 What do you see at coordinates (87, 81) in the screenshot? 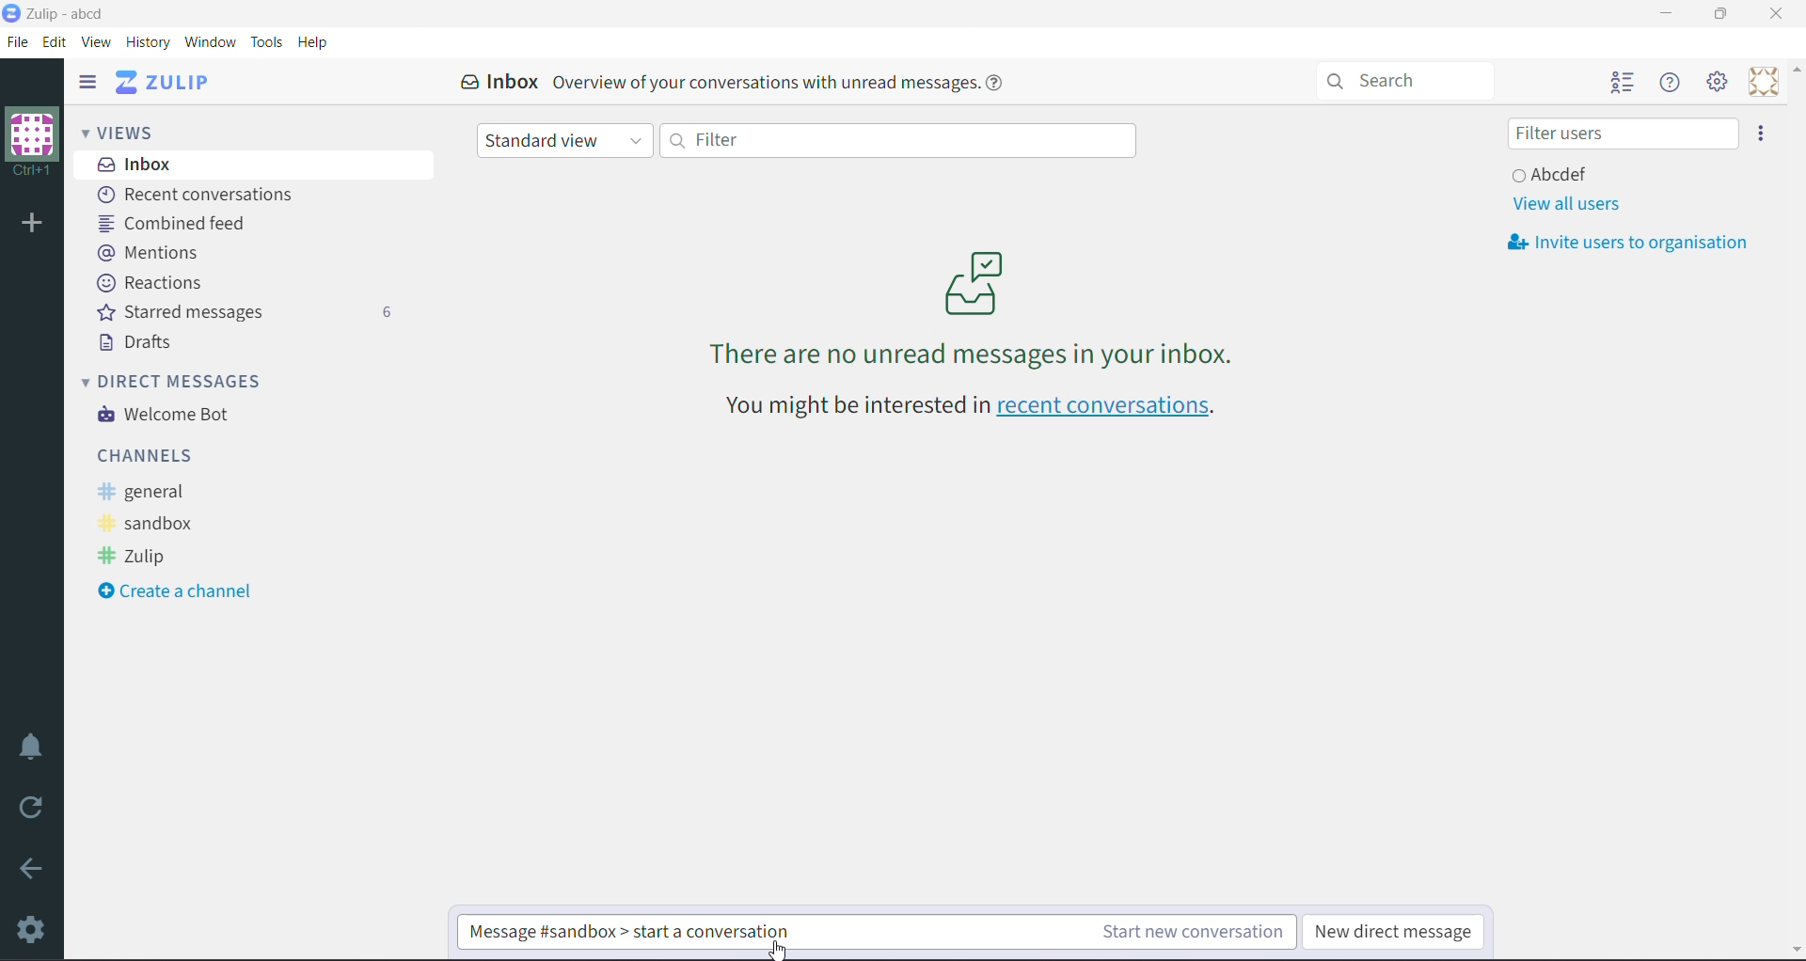
I see `Hide left sidebar` at bounding box center [87, 81].